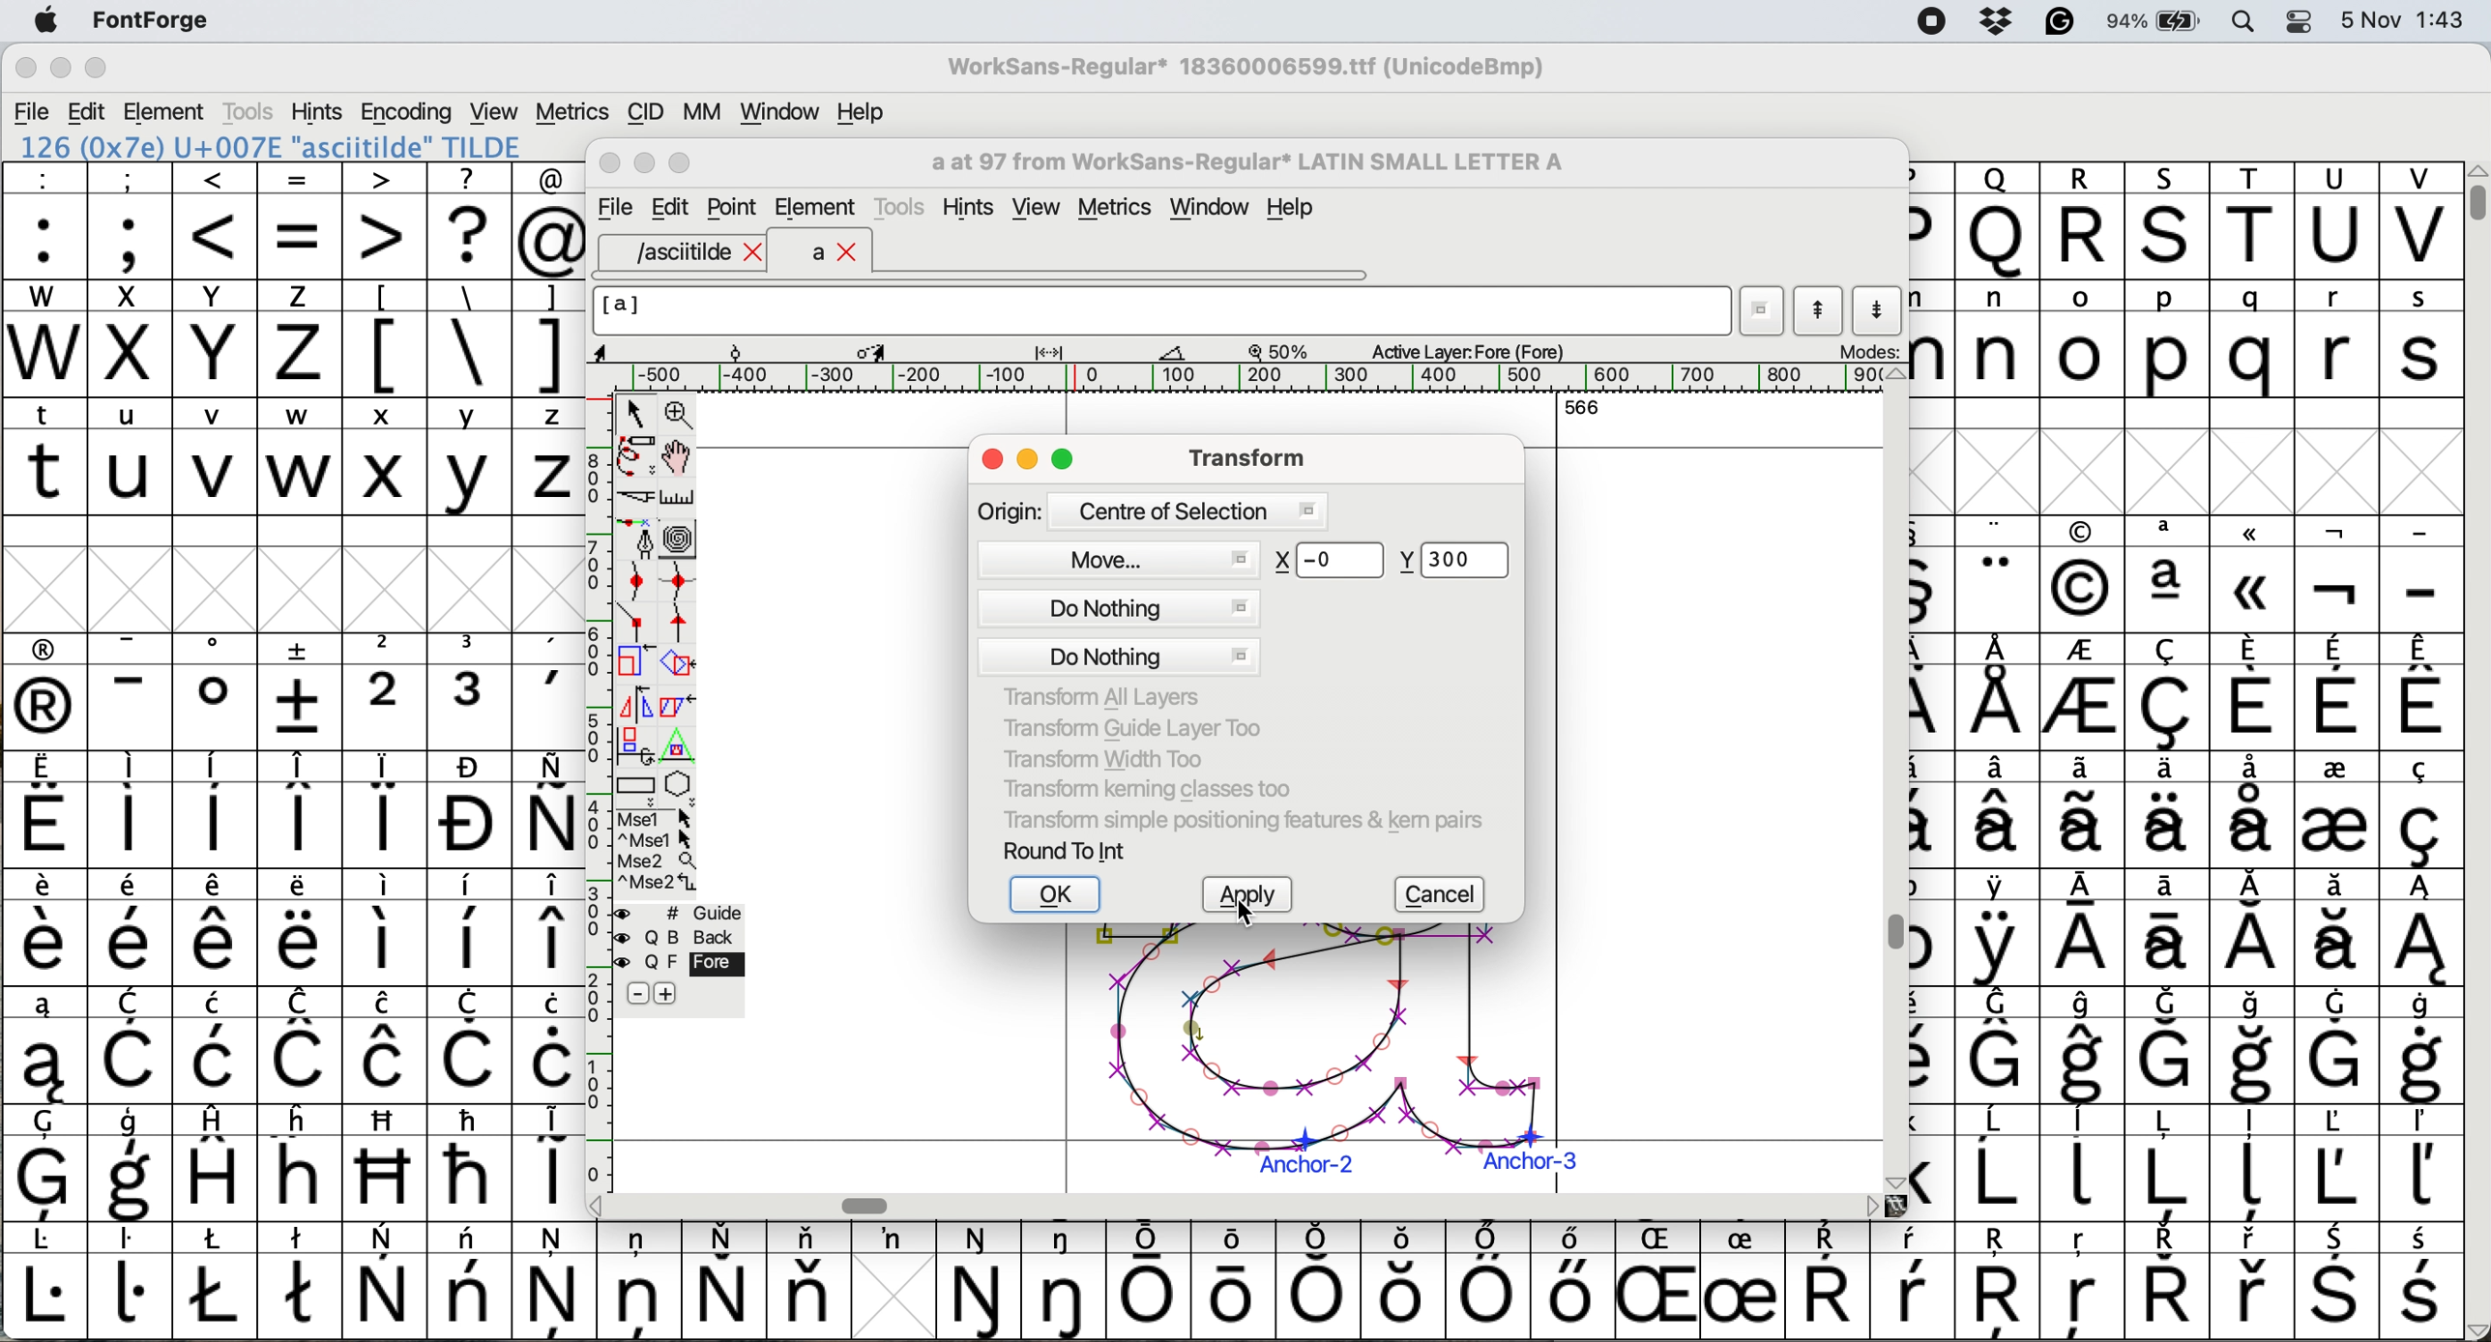 The image size is (2491, 1342). What do you see at coordinates (491, 109) in the screenshot?
I see `view` at bounding box center [491, 109].